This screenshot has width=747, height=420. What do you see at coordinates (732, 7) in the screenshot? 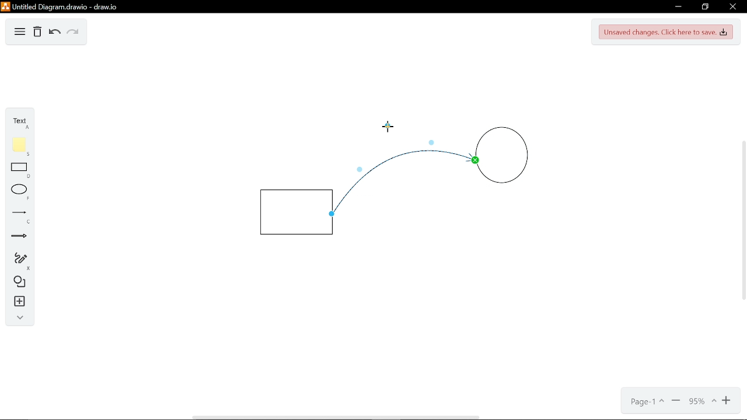
I see `Close` at bounding box center [732, 7].